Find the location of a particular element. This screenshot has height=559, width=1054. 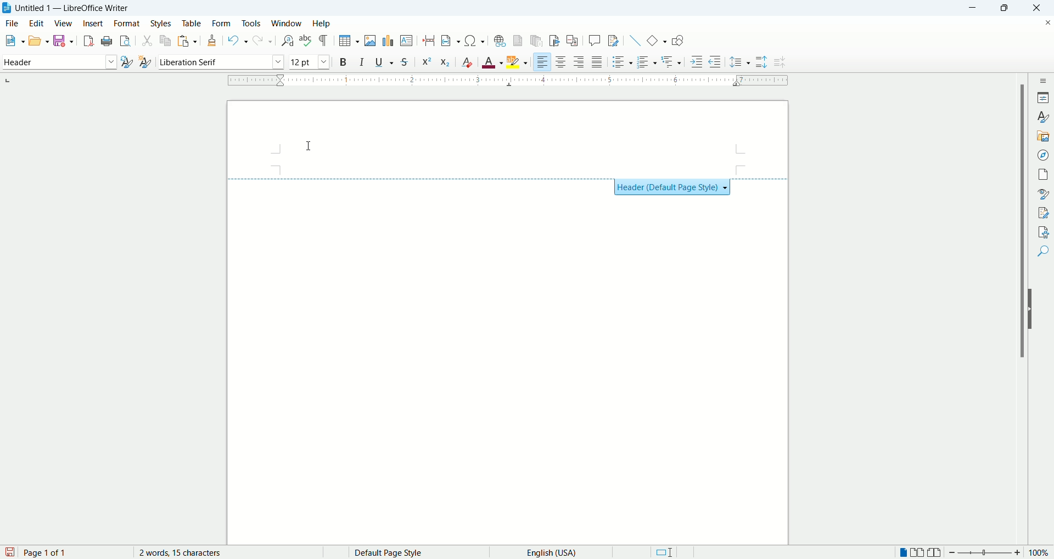

pages is located at coordinates (1044, 174).